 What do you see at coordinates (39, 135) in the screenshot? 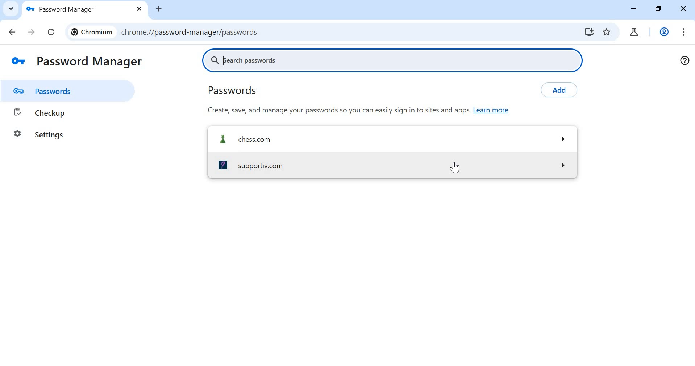
I see `settings` at bounding box center [39, 135].